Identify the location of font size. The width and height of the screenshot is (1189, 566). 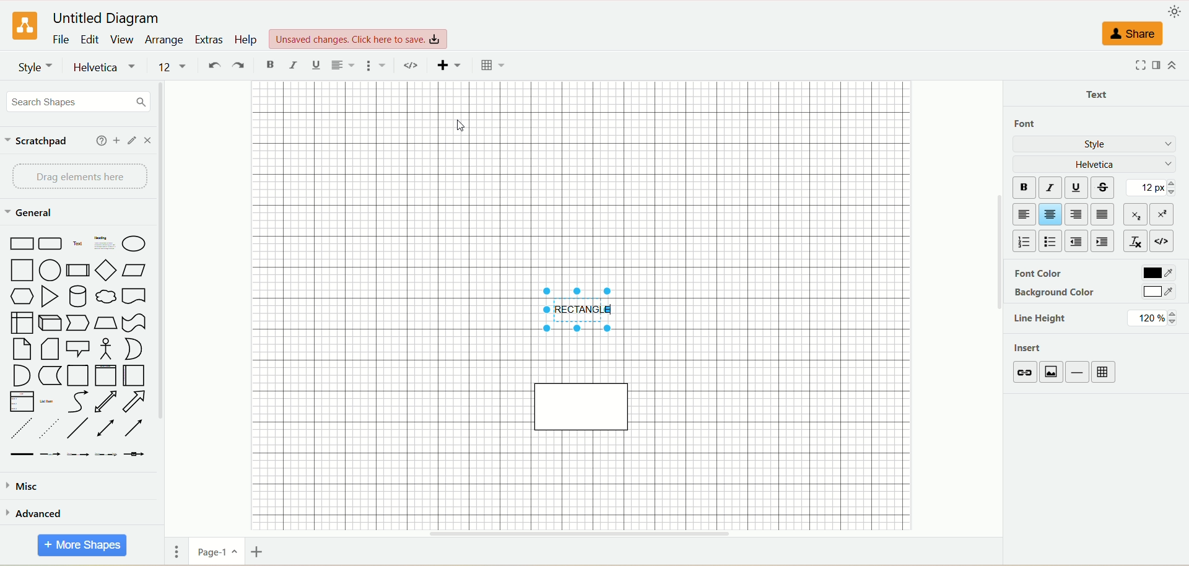
(174, 67).